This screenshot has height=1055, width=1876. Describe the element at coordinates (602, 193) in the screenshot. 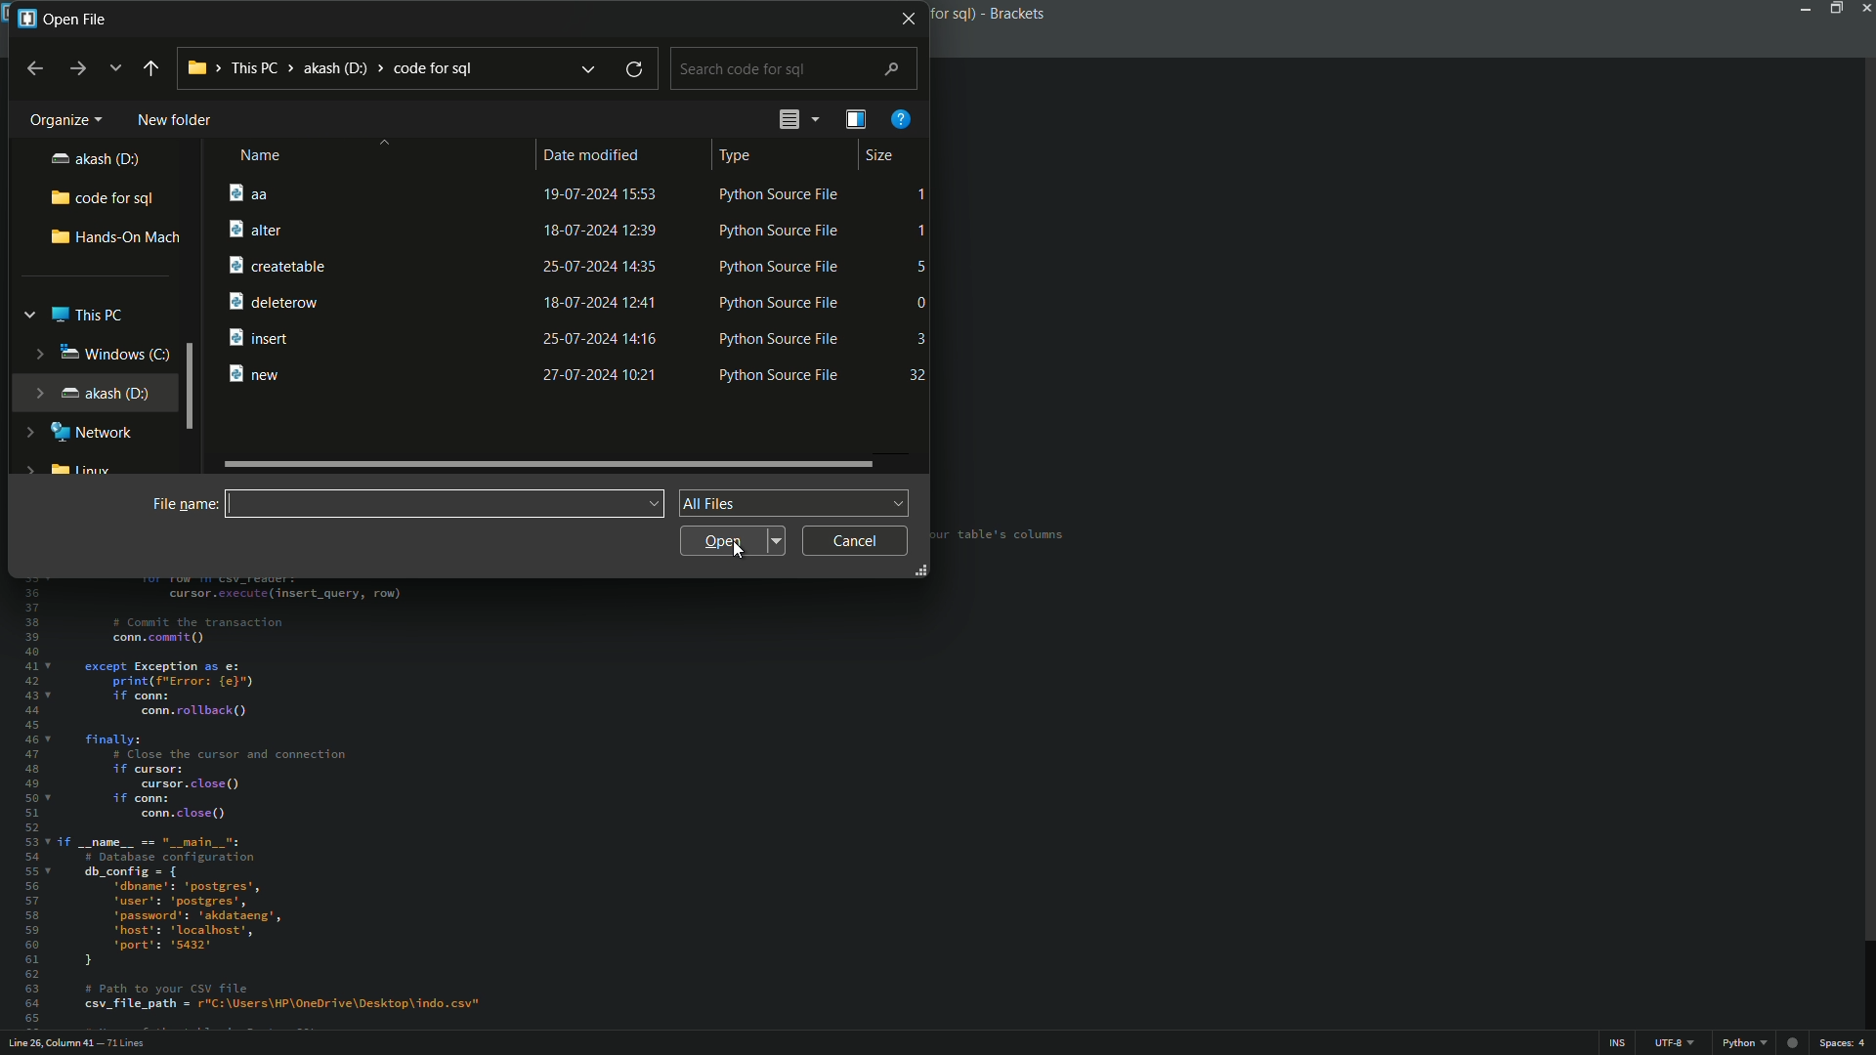

I see `19-07-2024 15:53` at that location.